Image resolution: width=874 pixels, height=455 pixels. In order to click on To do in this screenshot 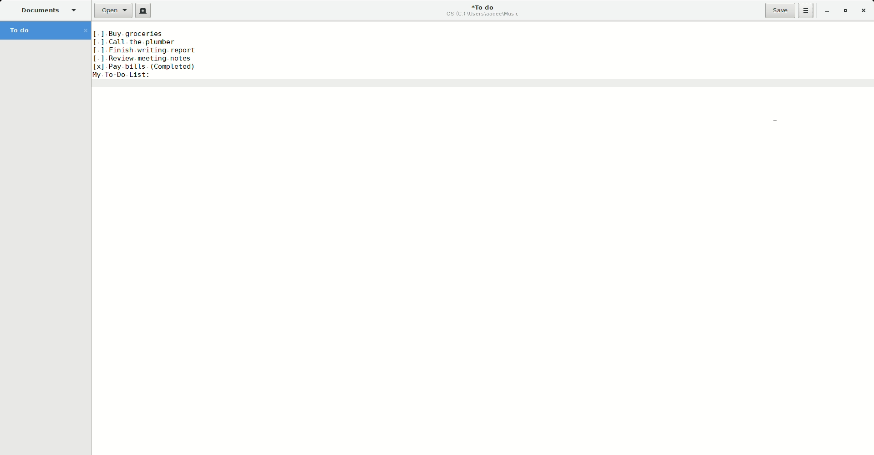, I will do `click(486, 11)`.